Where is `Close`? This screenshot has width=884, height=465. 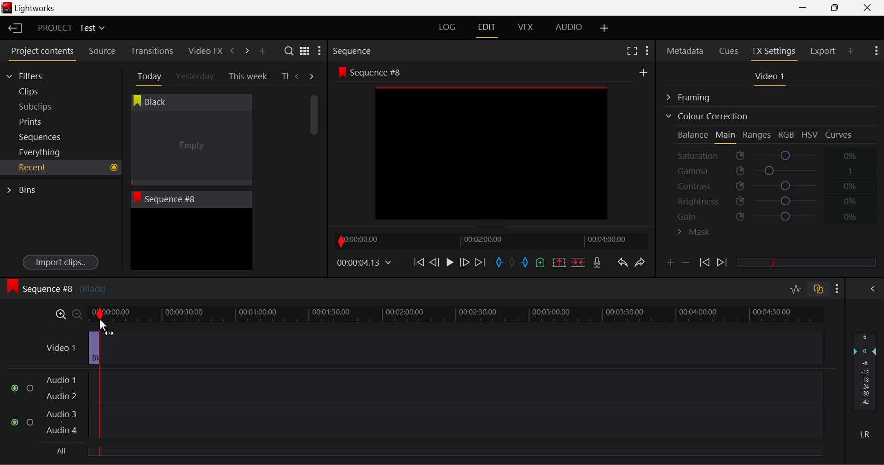
Close is located at coordinates (869, 8).